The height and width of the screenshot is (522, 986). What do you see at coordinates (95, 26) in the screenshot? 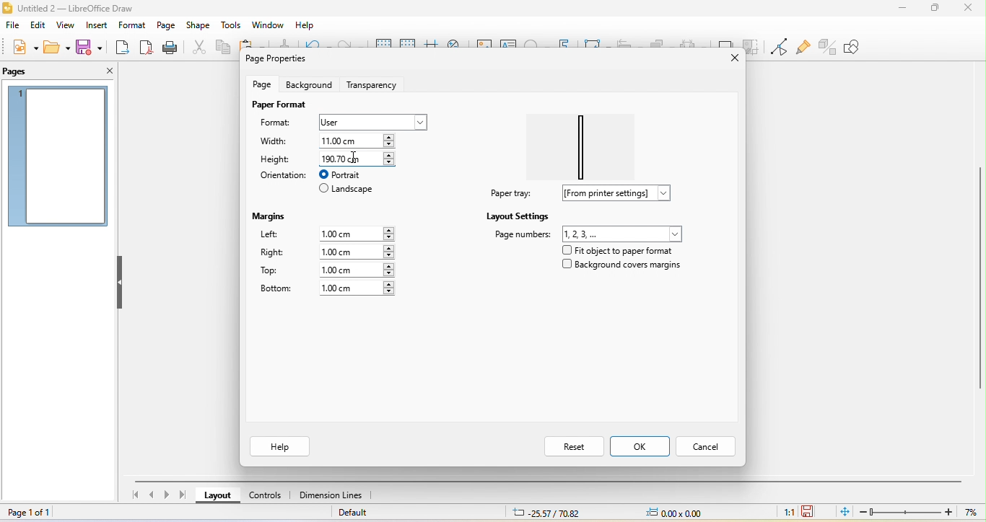
I see `insert` at bounding box center [95, 26].